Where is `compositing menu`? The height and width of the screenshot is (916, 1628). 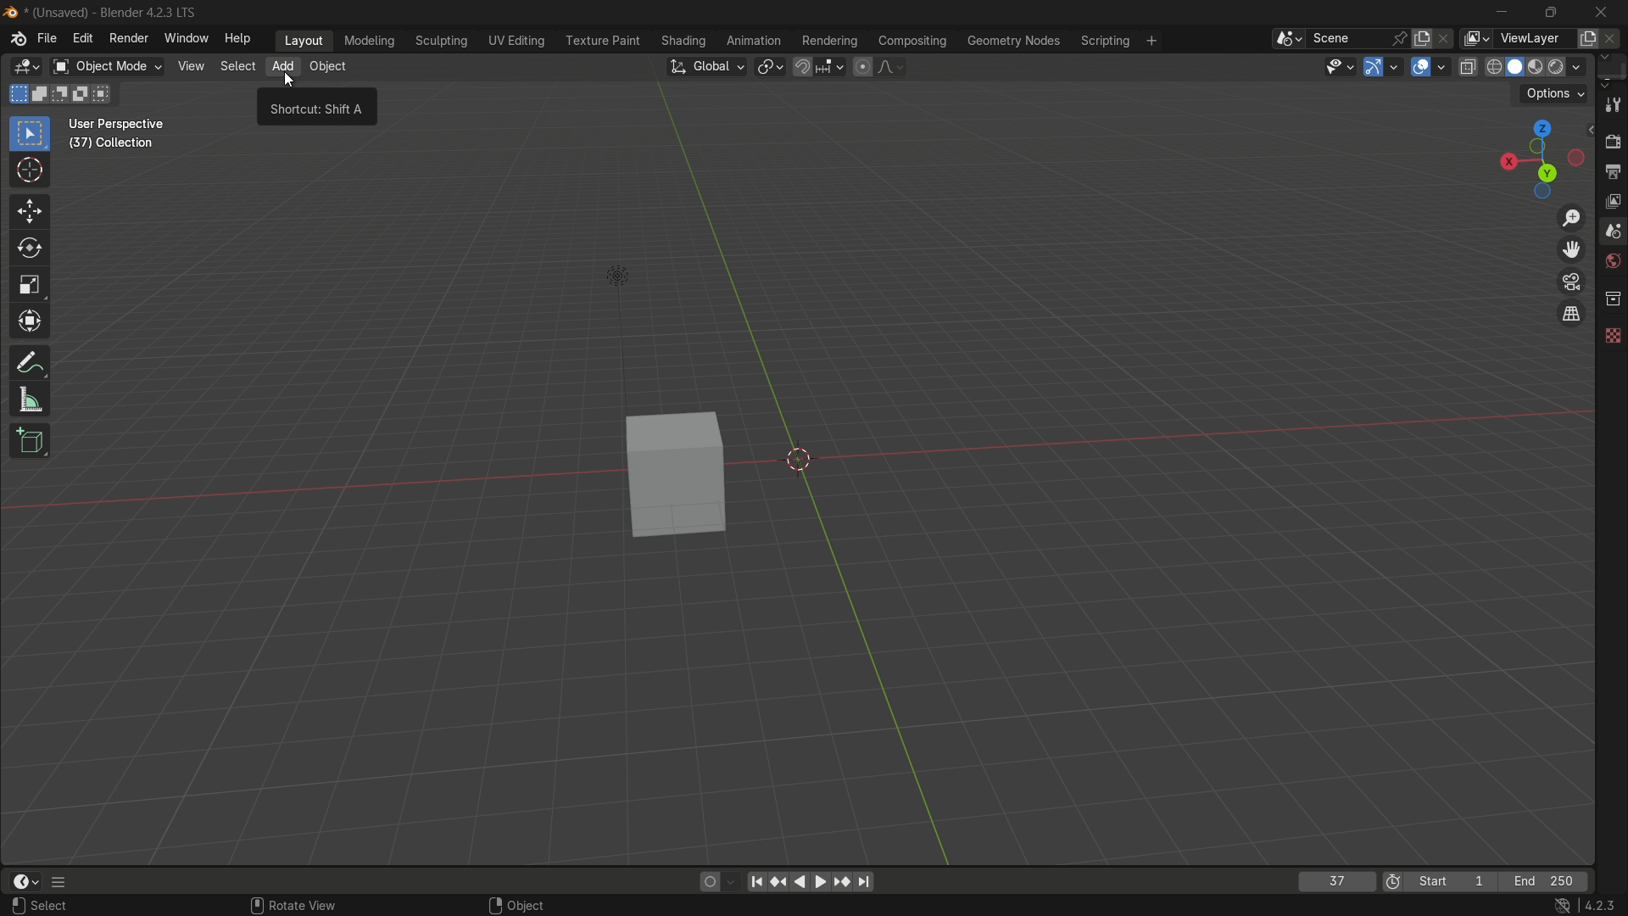
compositing menu is located at coordinates (910, 41).